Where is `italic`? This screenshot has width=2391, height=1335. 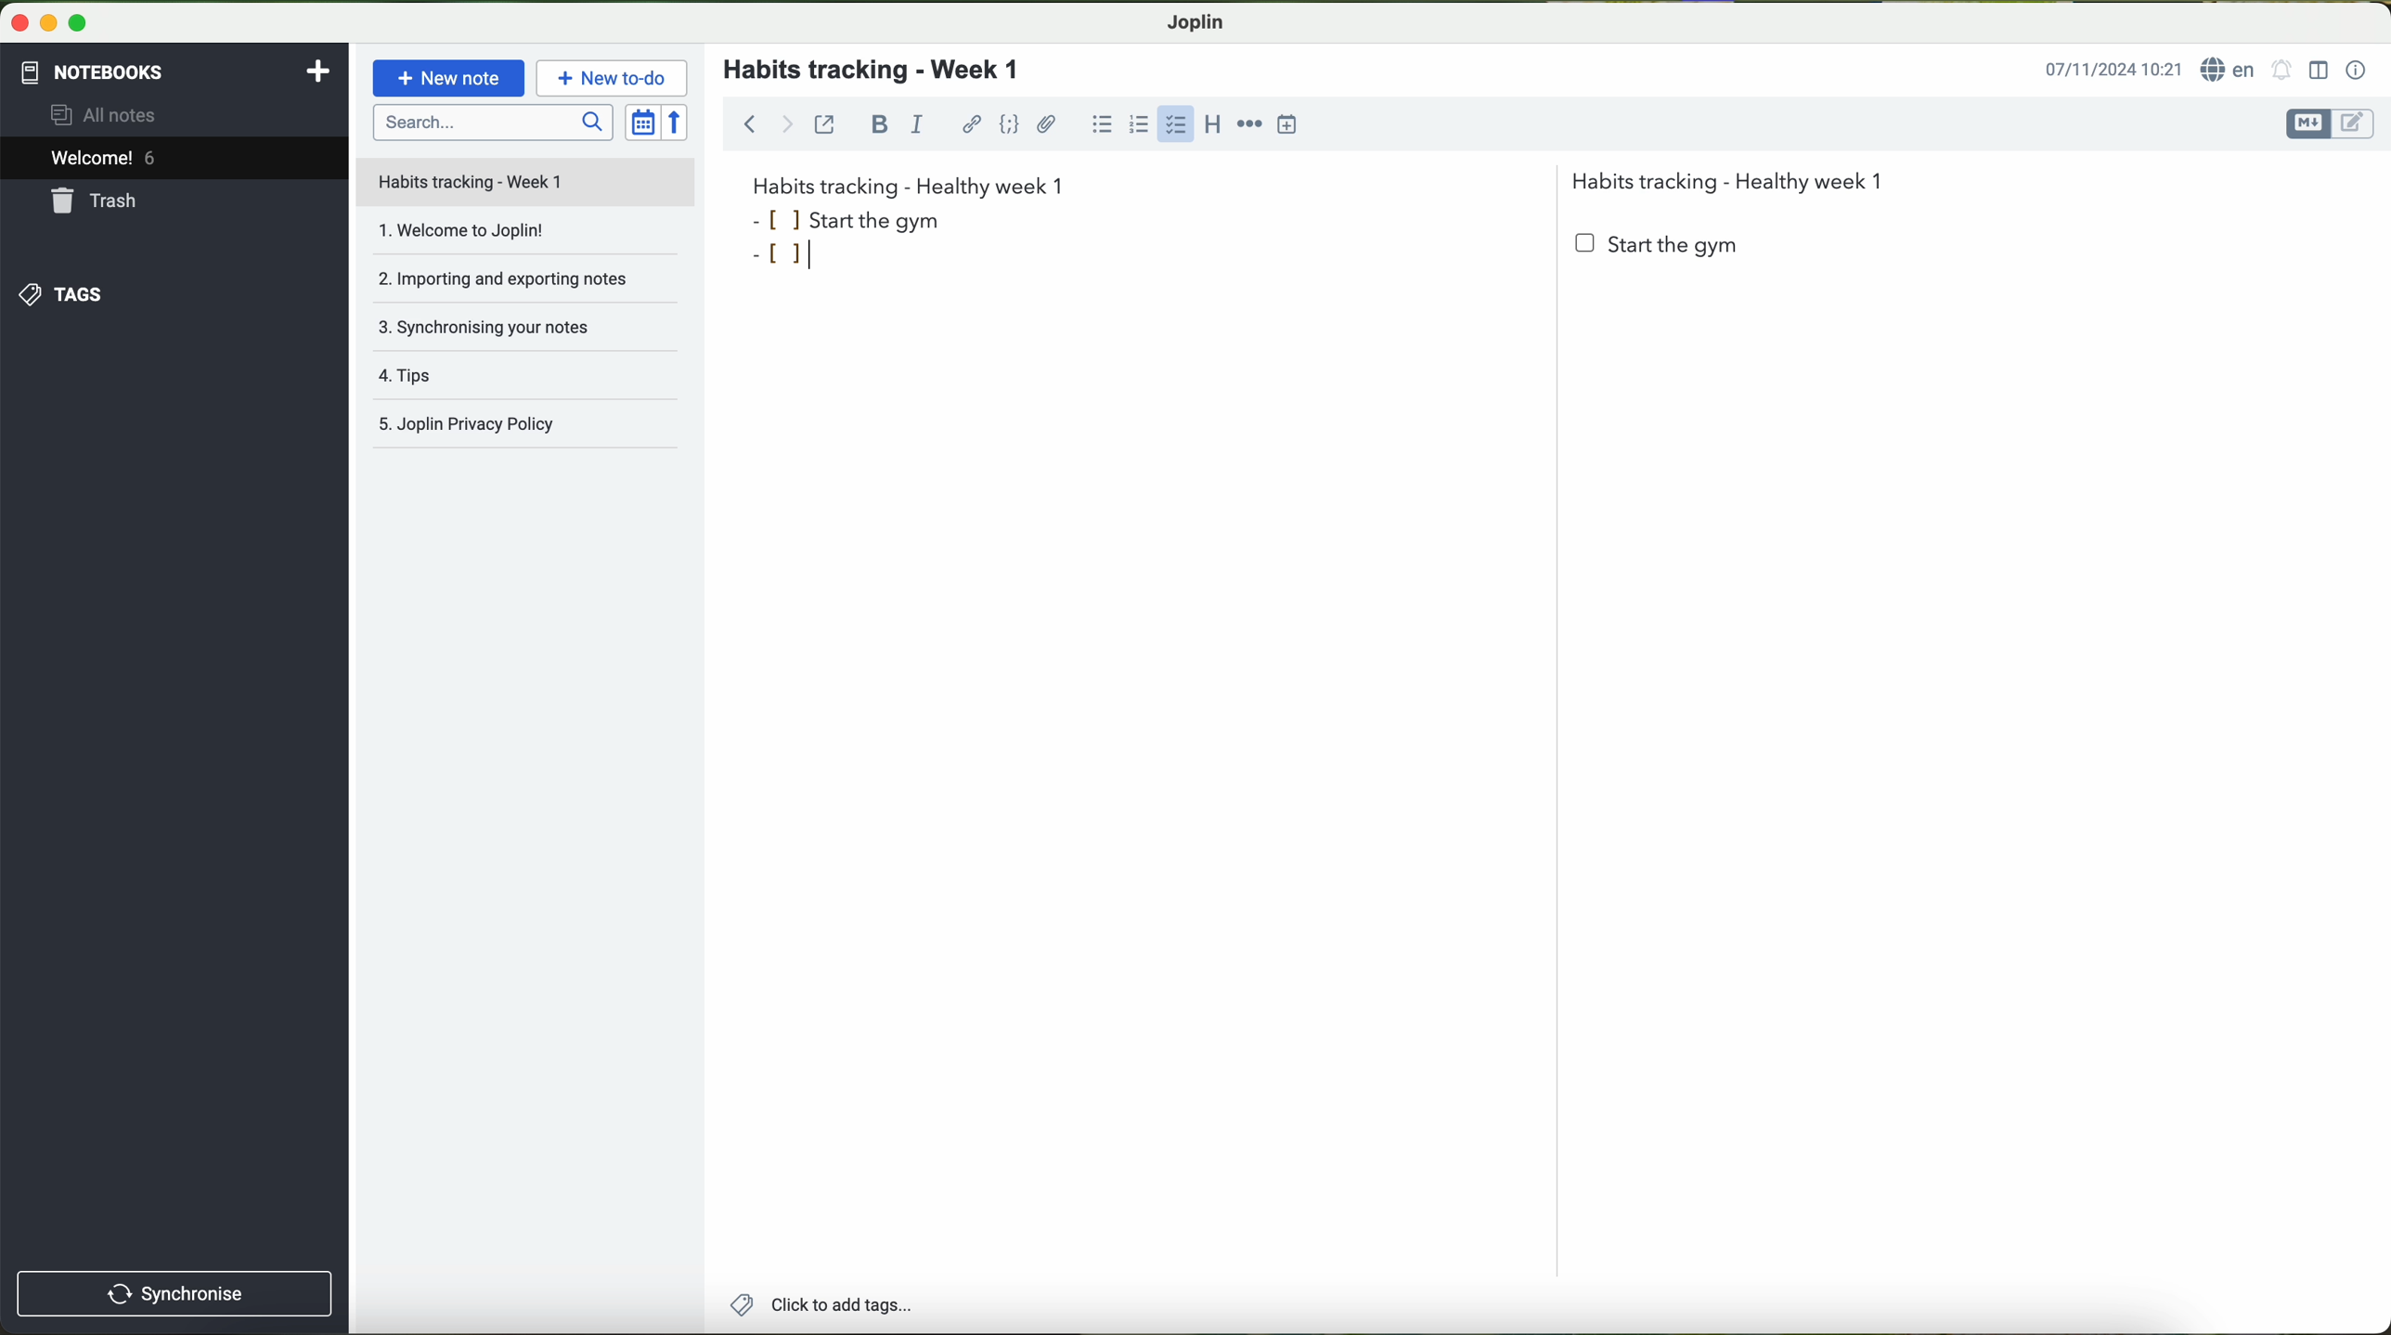
italic is located at coordinates (917, 123).